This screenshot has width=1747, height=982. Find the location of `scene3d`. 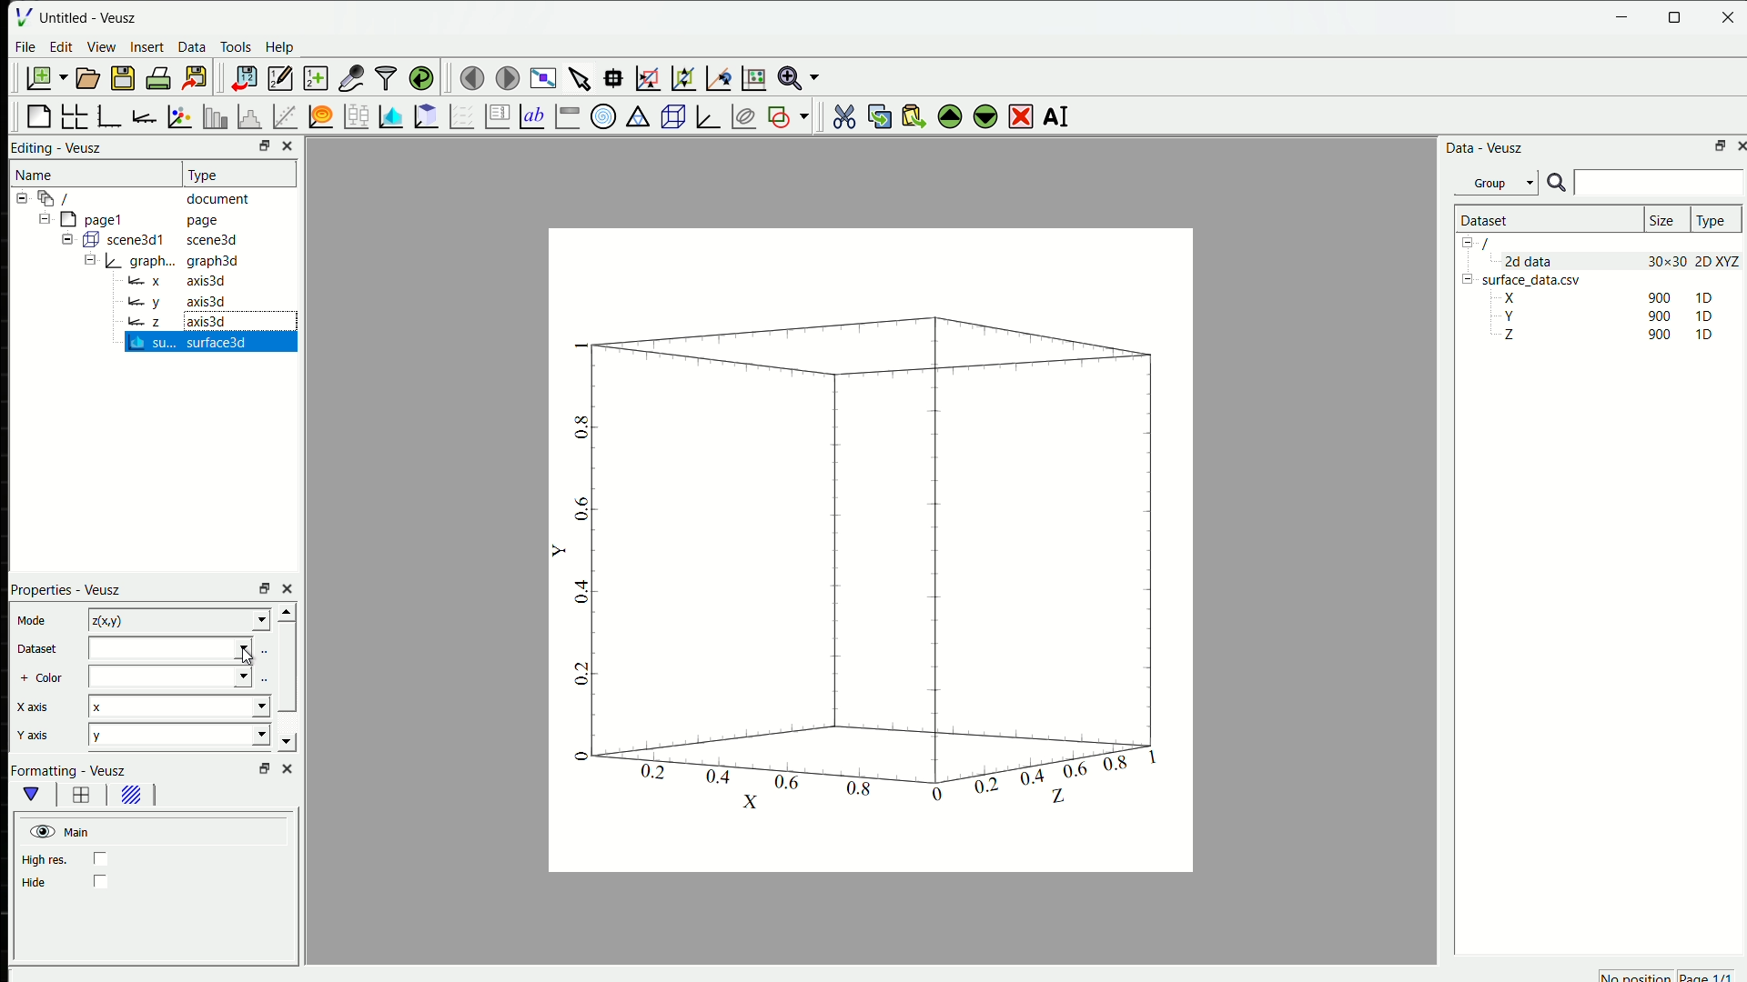

scene3d is located at coordinates (213, 241).